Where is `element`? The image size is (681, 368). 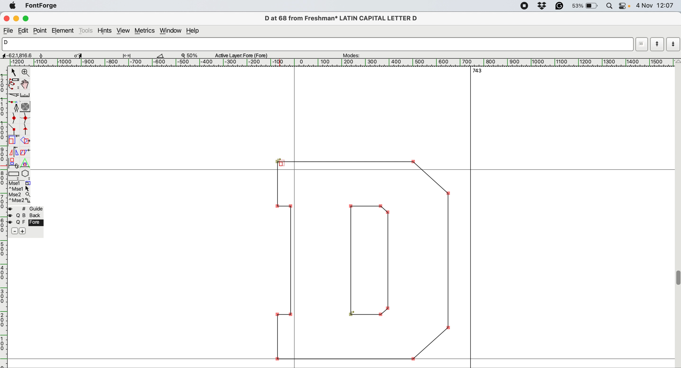 element is located at coordinates (63, 31).